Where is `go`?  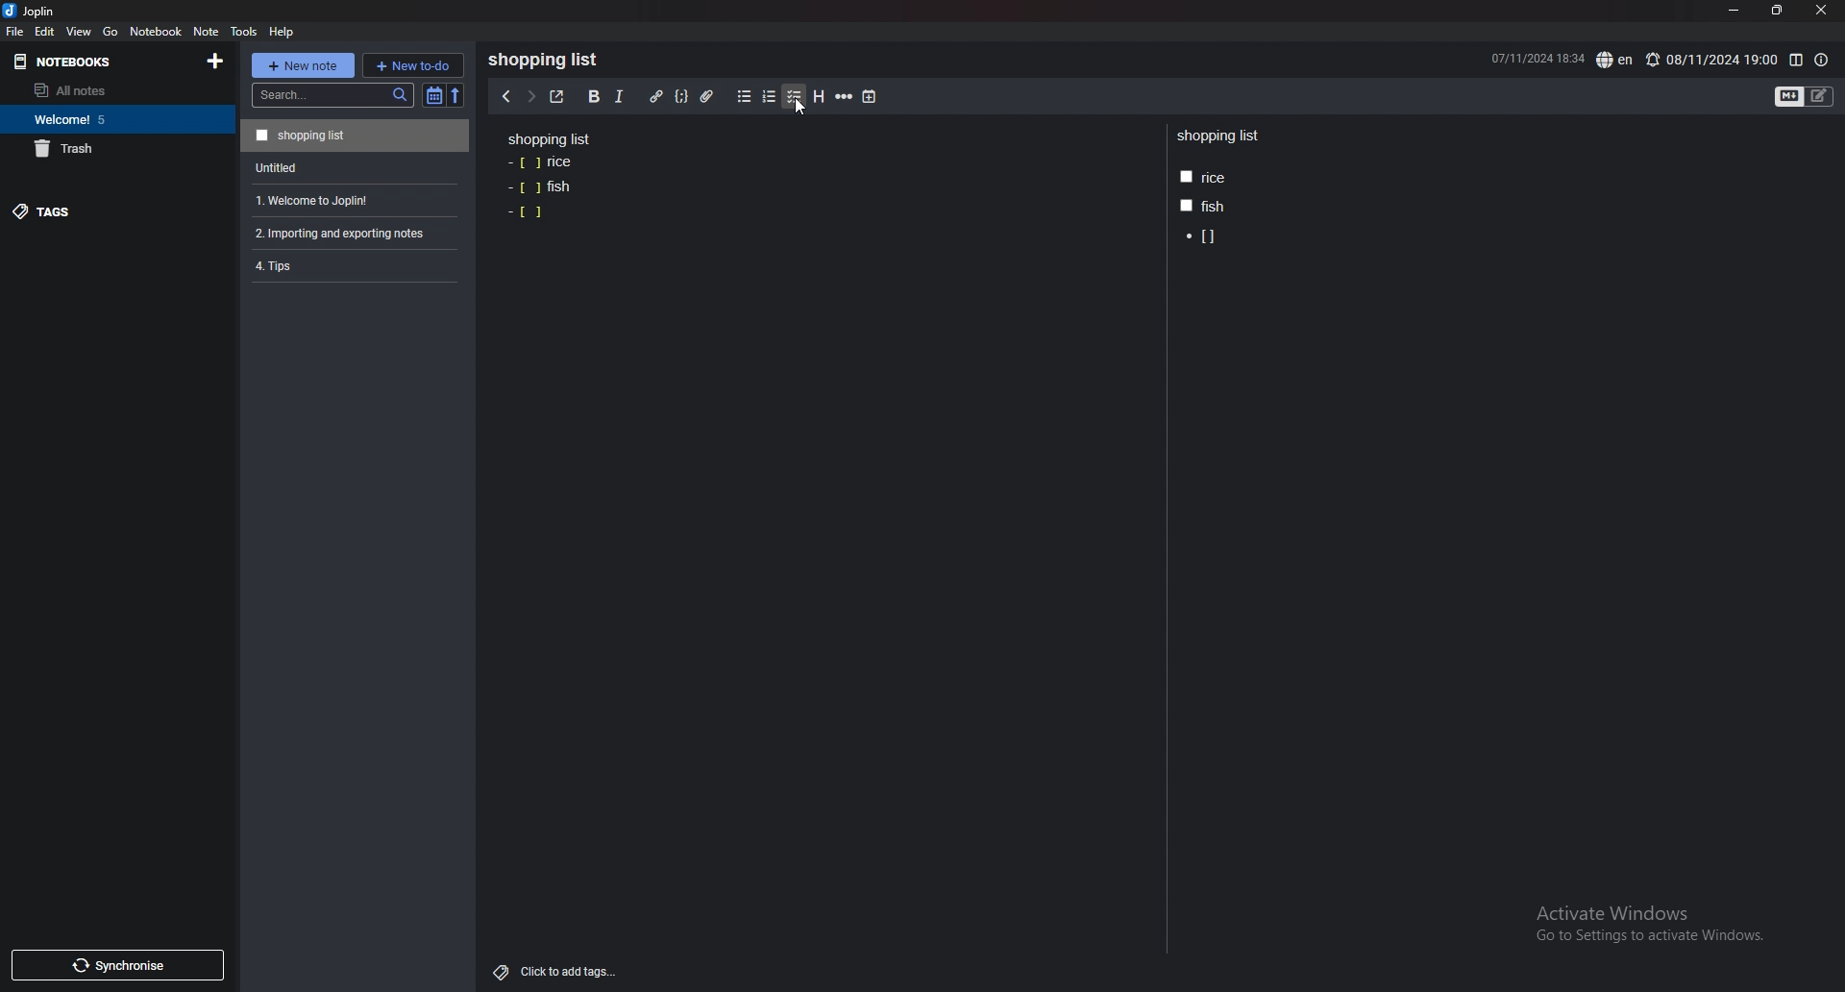
go is located at coordinates (111, 33).